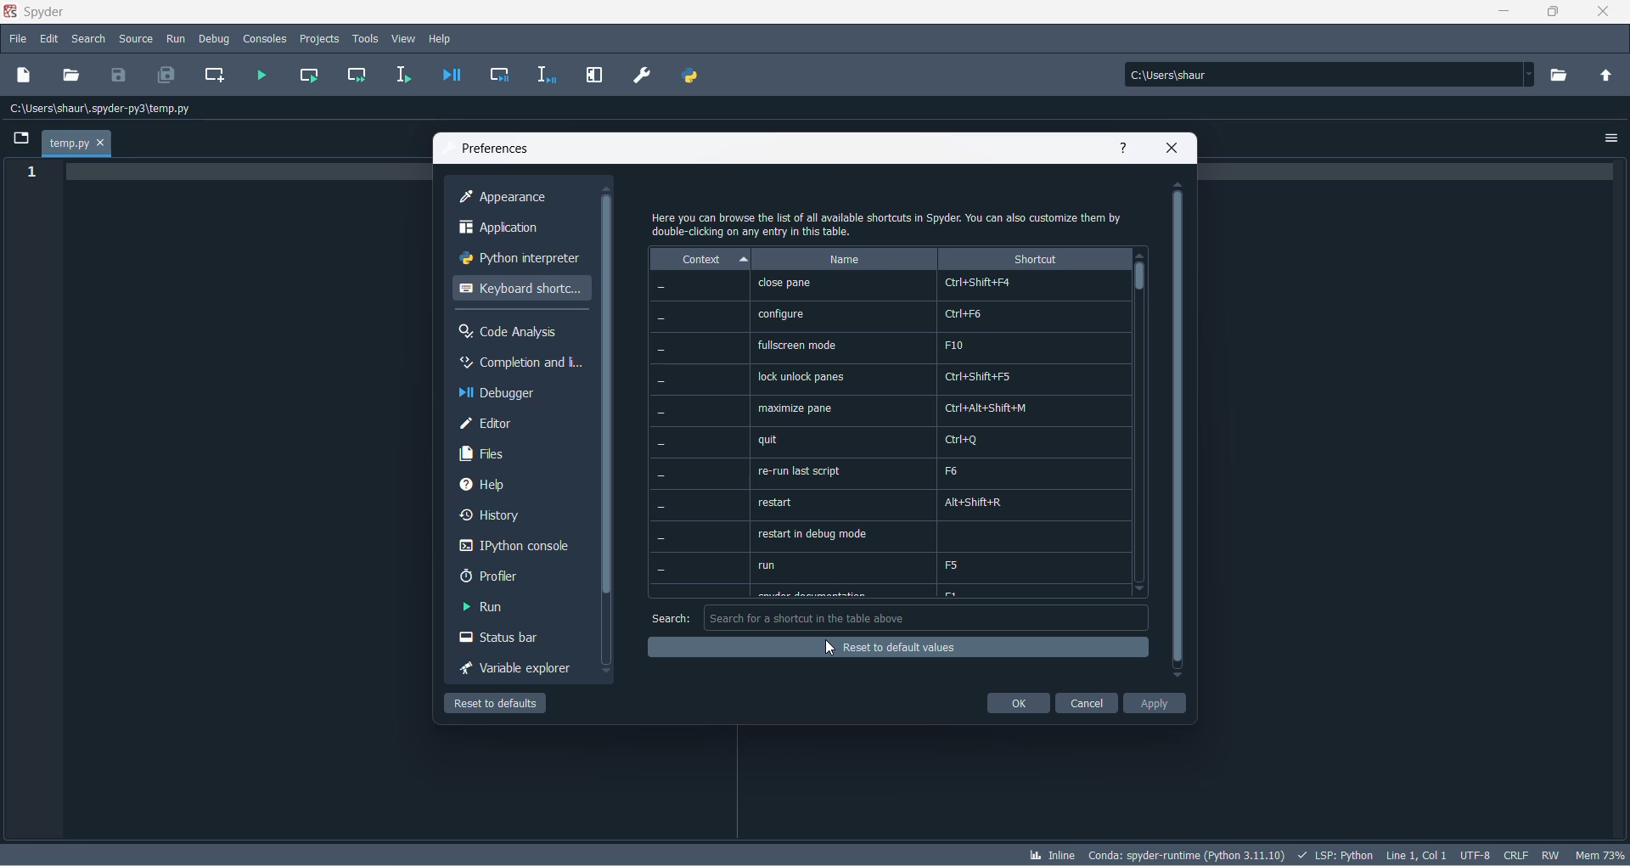 The height and width of the screenshot is (866, 1630). I want to click on ok, so click(1018, 703).